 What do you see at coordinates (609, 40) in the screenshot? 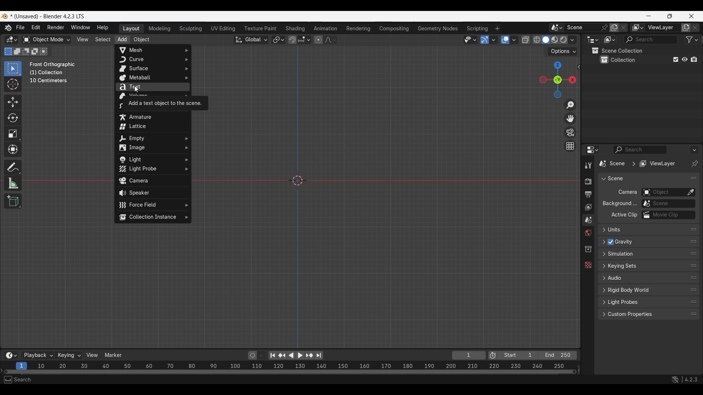
I see `Display mode` at bounding box center [609, 40].